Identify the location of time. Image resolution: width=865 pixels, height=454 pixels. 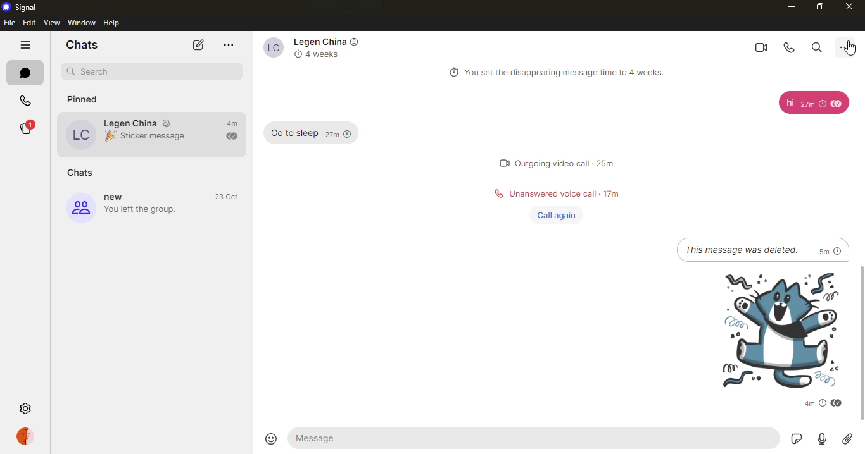
(232, 123).